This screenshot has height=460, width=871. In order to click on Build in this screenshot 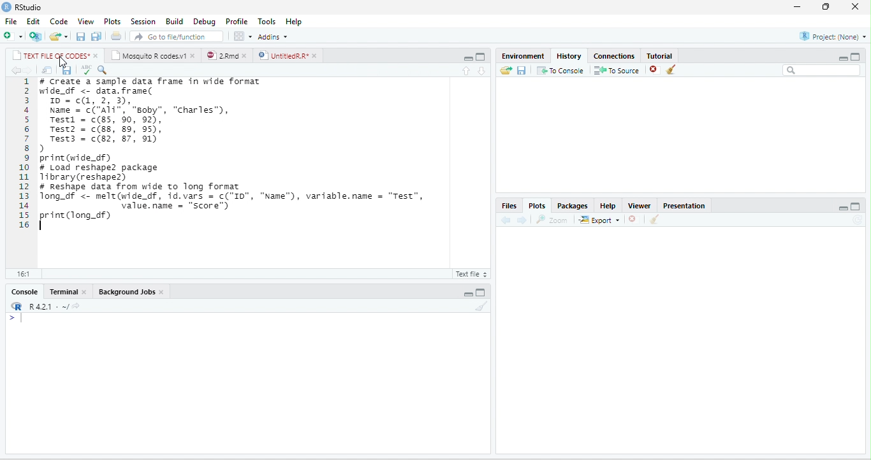, I will do `click(174, 22)`.